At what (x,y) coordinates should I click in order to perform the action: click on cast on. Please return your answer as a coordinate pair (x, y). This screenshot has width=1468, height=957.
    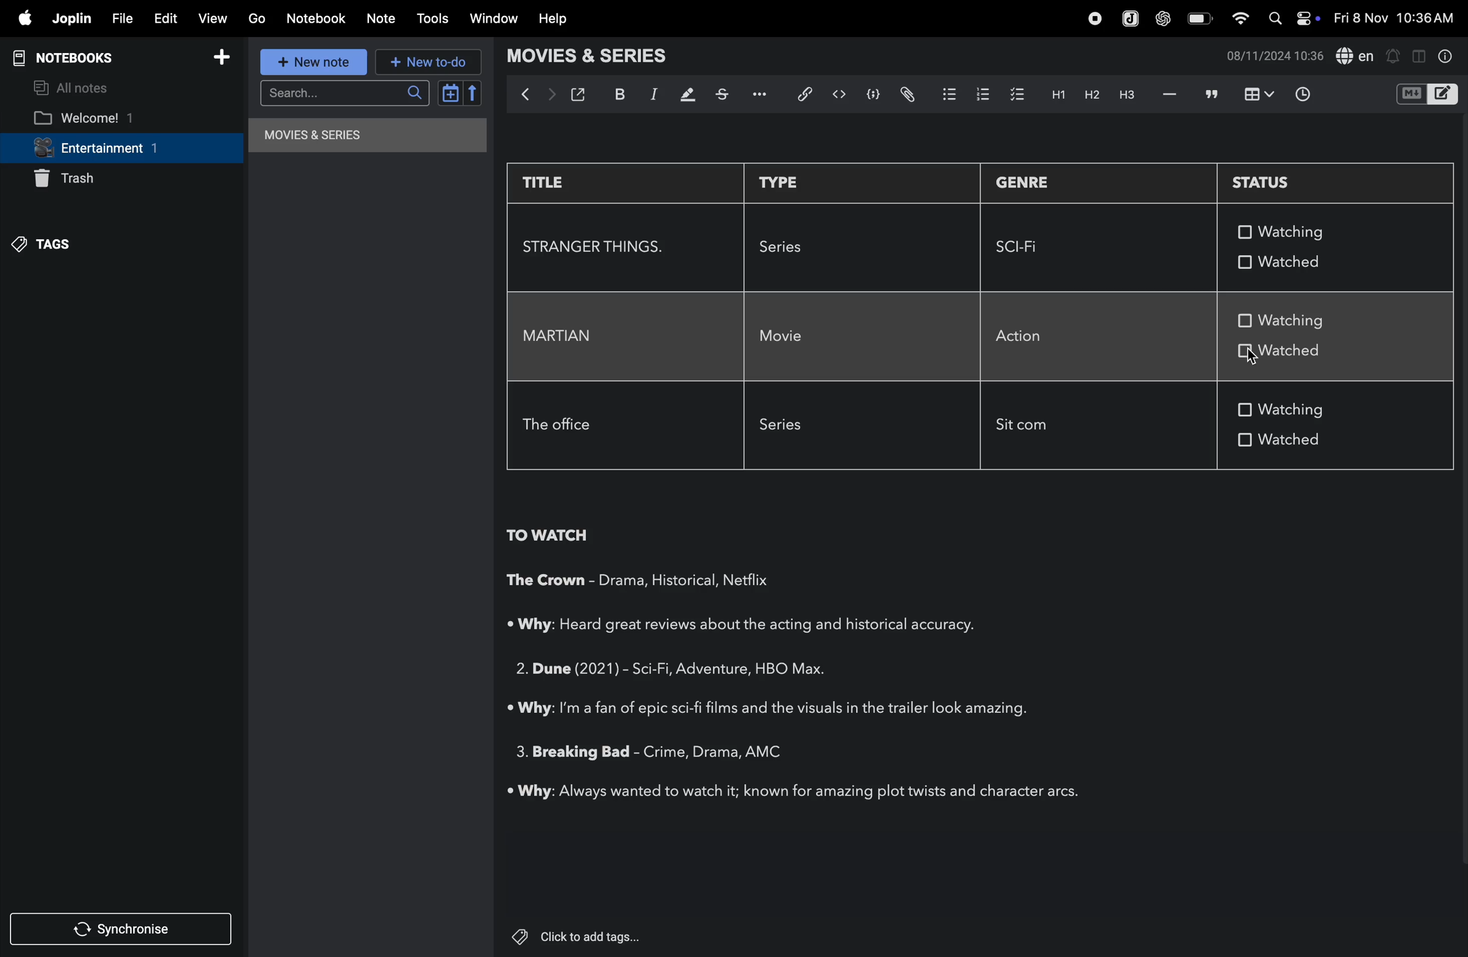
    Looking at the image, I should click on (771, 750).